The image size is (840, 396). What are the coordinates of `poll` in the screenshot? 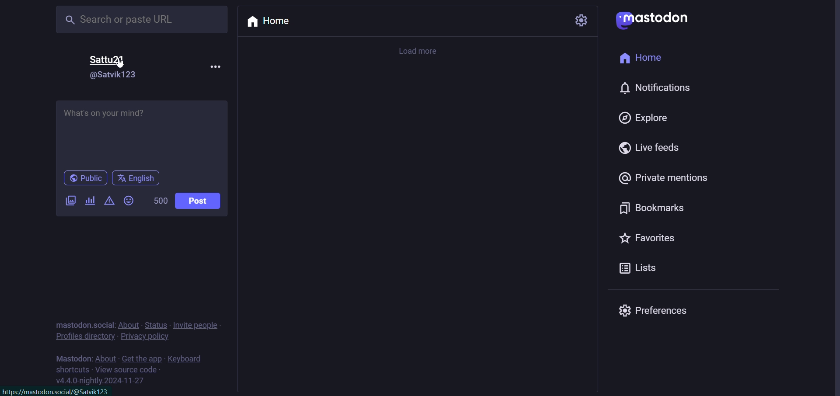 It's located at (89, 201).